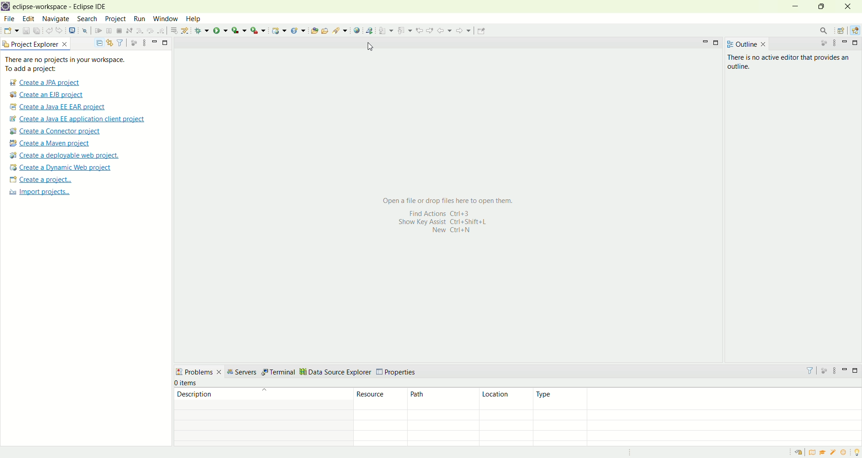 This screenshot has width=862, height=458. Describe the element at coordinates (337, 371) in the screenshot. I see `data source explorer` at that location.